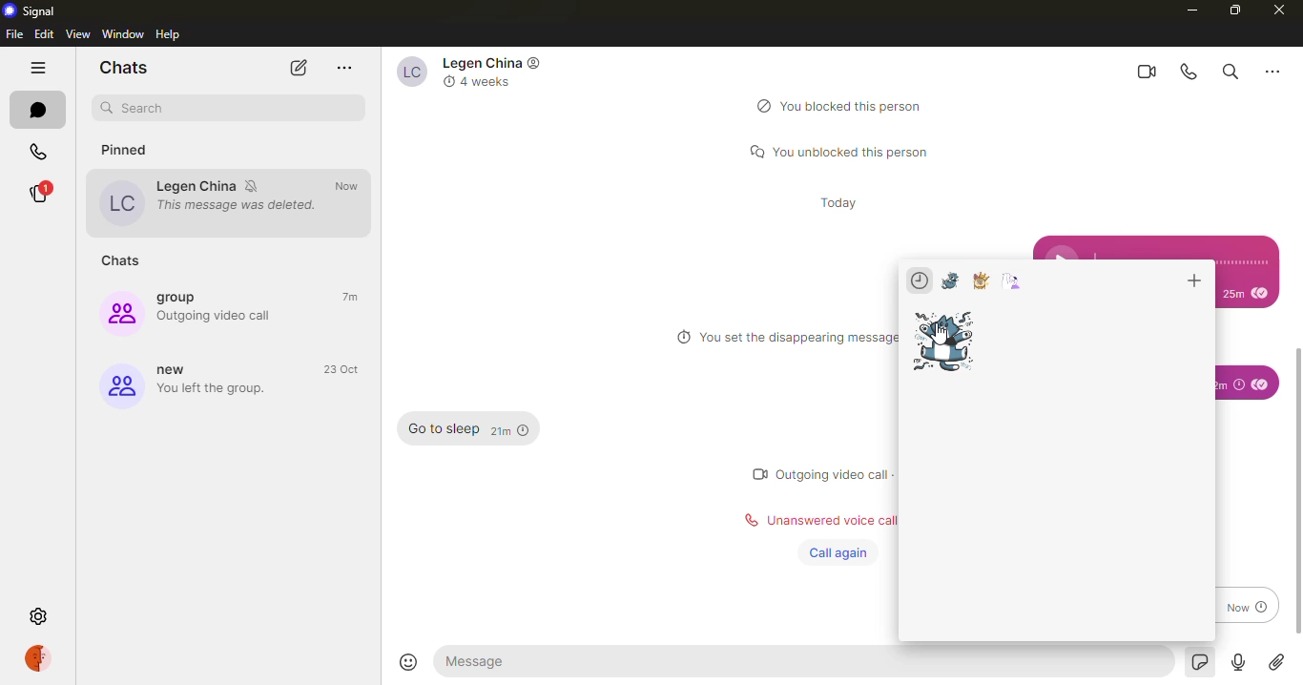  I want to click on call logo, so click(745, 522).